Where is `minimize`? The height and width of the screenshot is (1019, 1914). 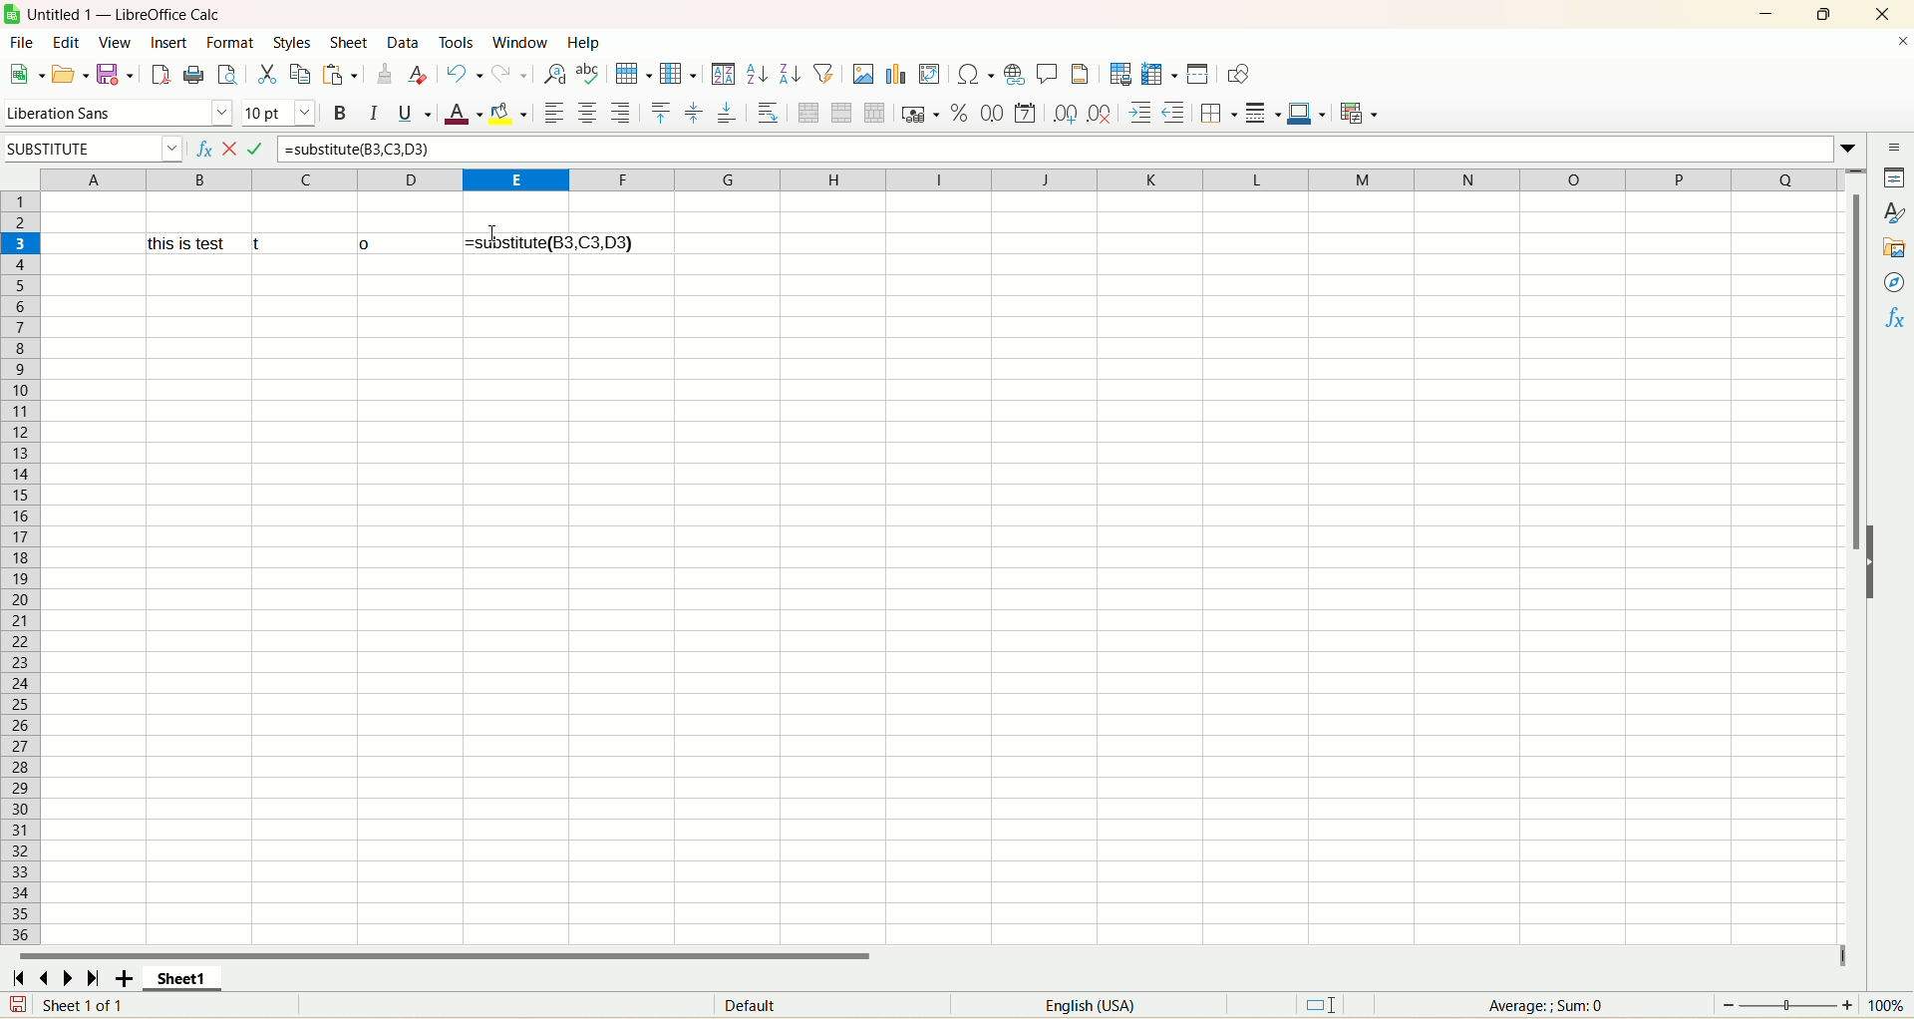 minimize is located at coordinates (1766, 15).